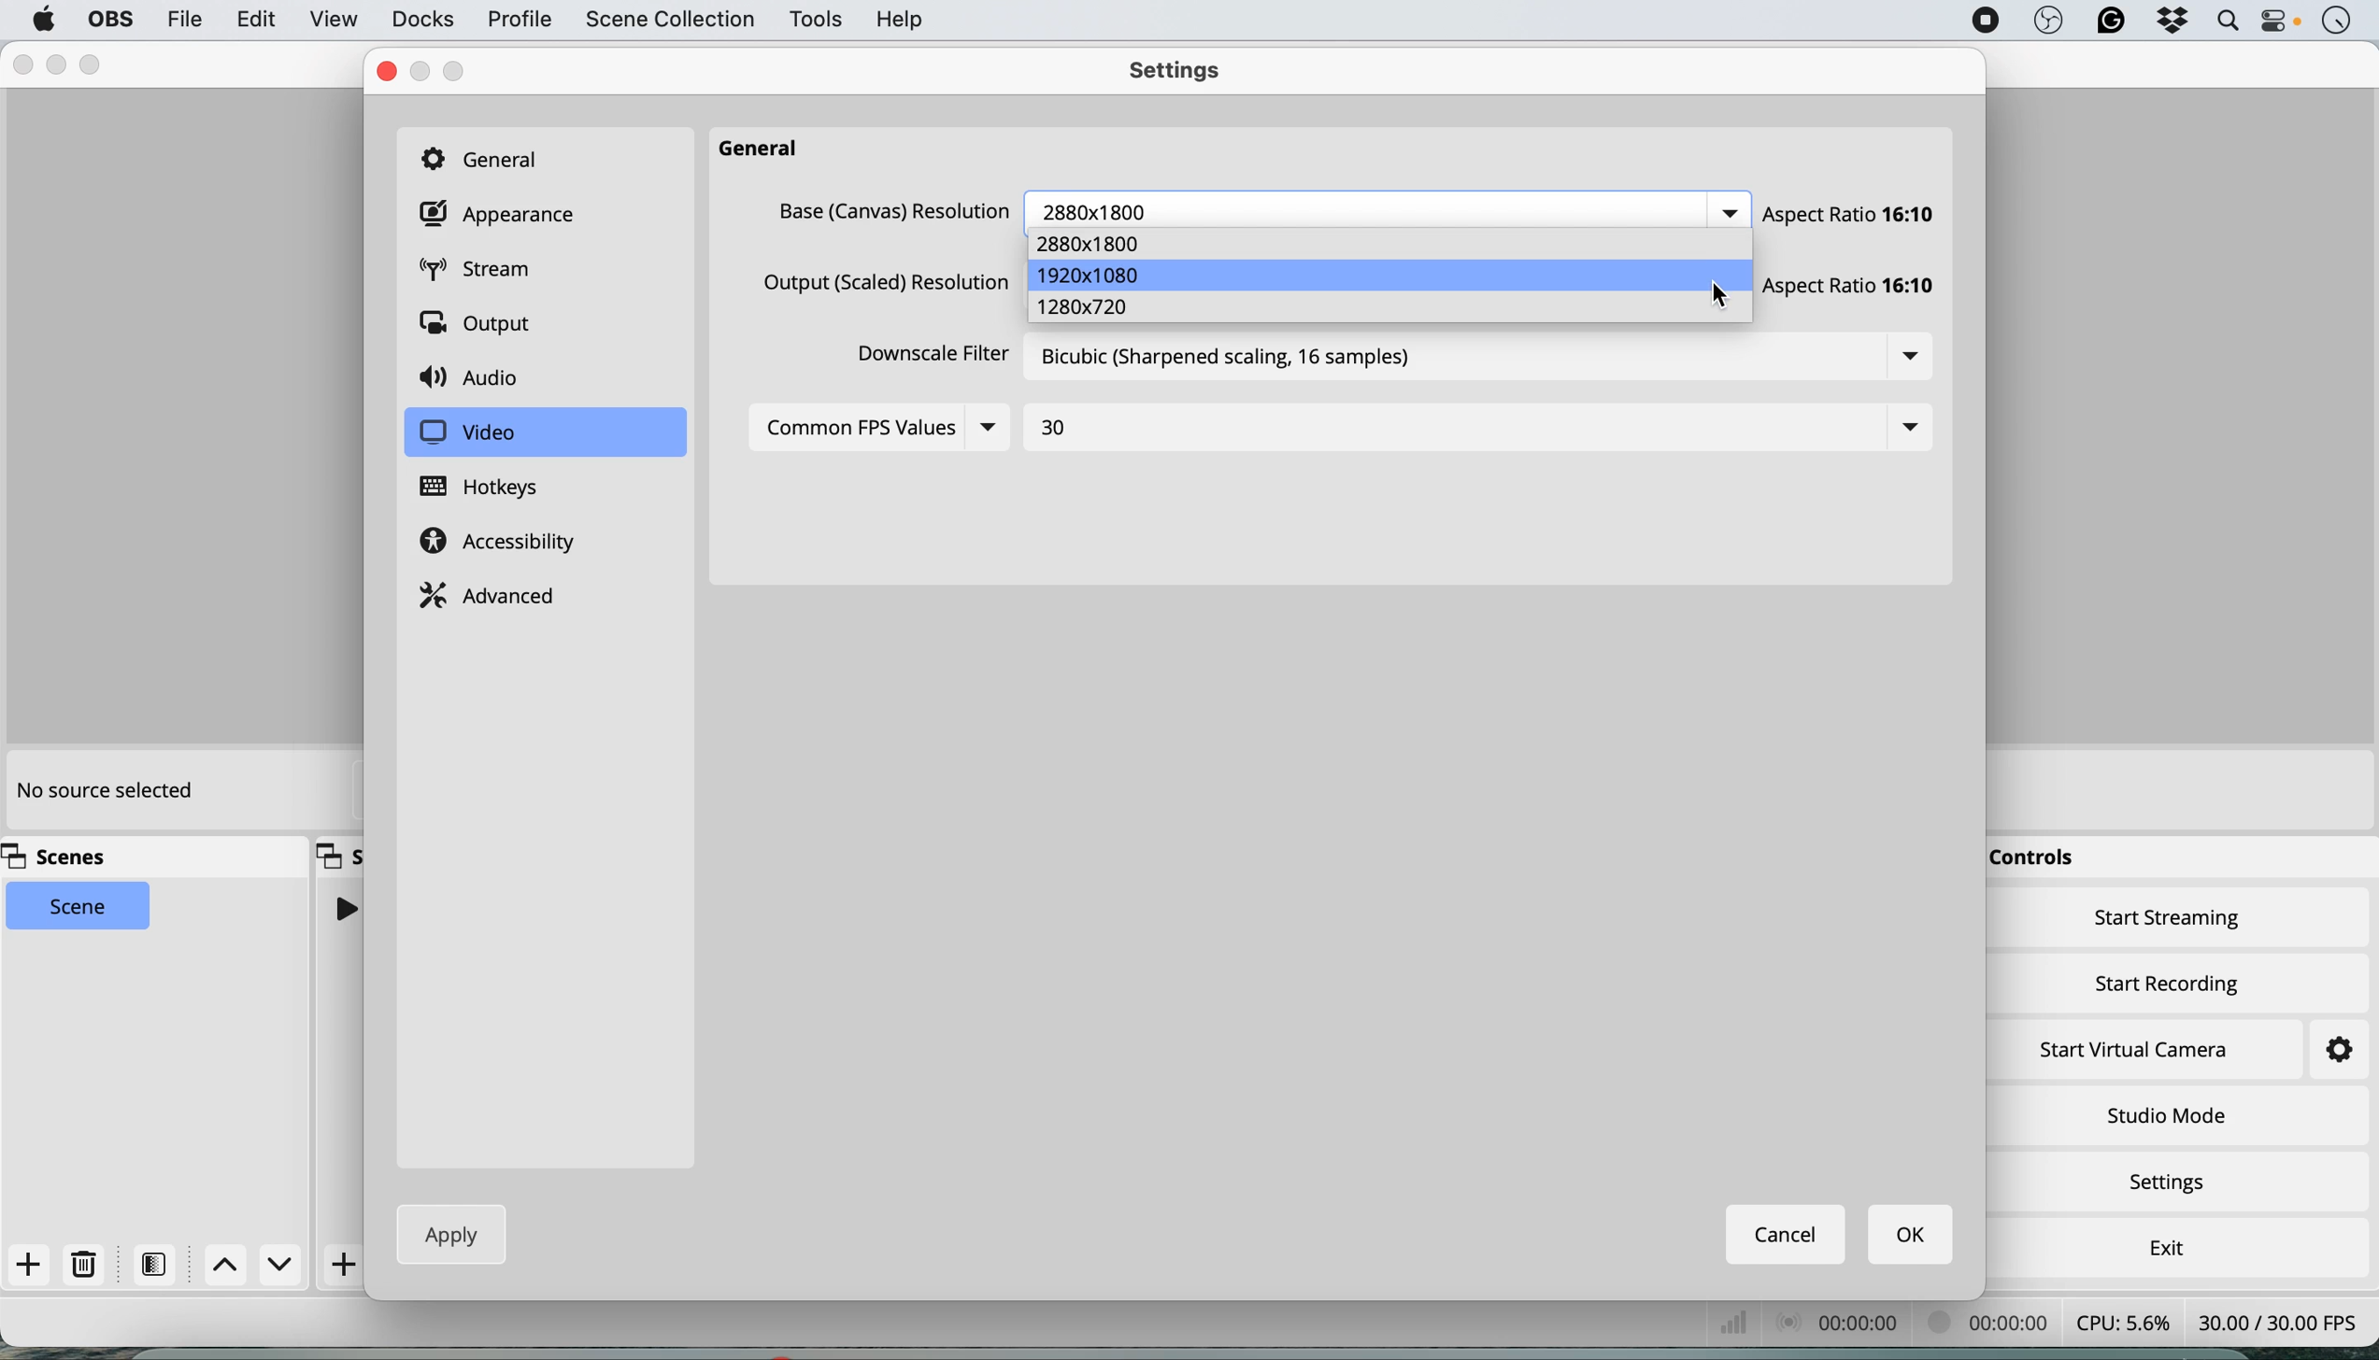 This screenshot has width=2379, height=1360. What do you see at coordinates (1184, 74) in the screenshot?
I see `settings` at bounding box center [1184, 74].